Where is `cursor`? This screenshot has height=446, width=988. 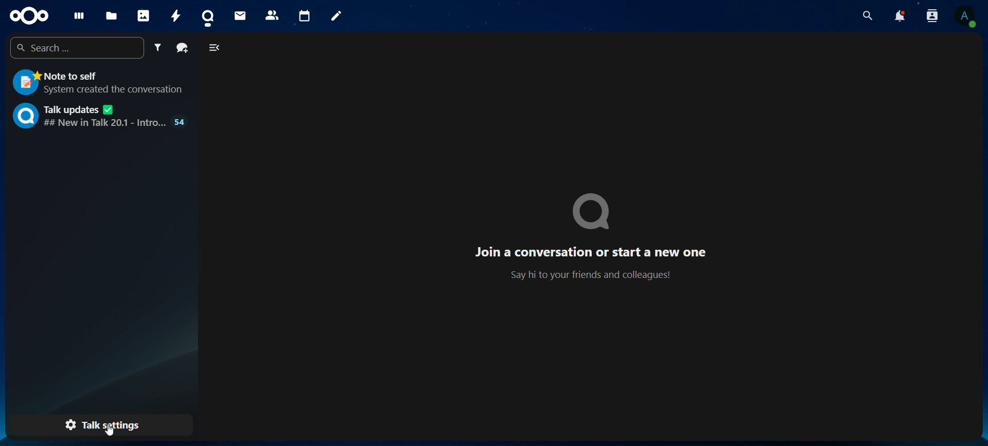 cursor is located at coordinates (112, 432).